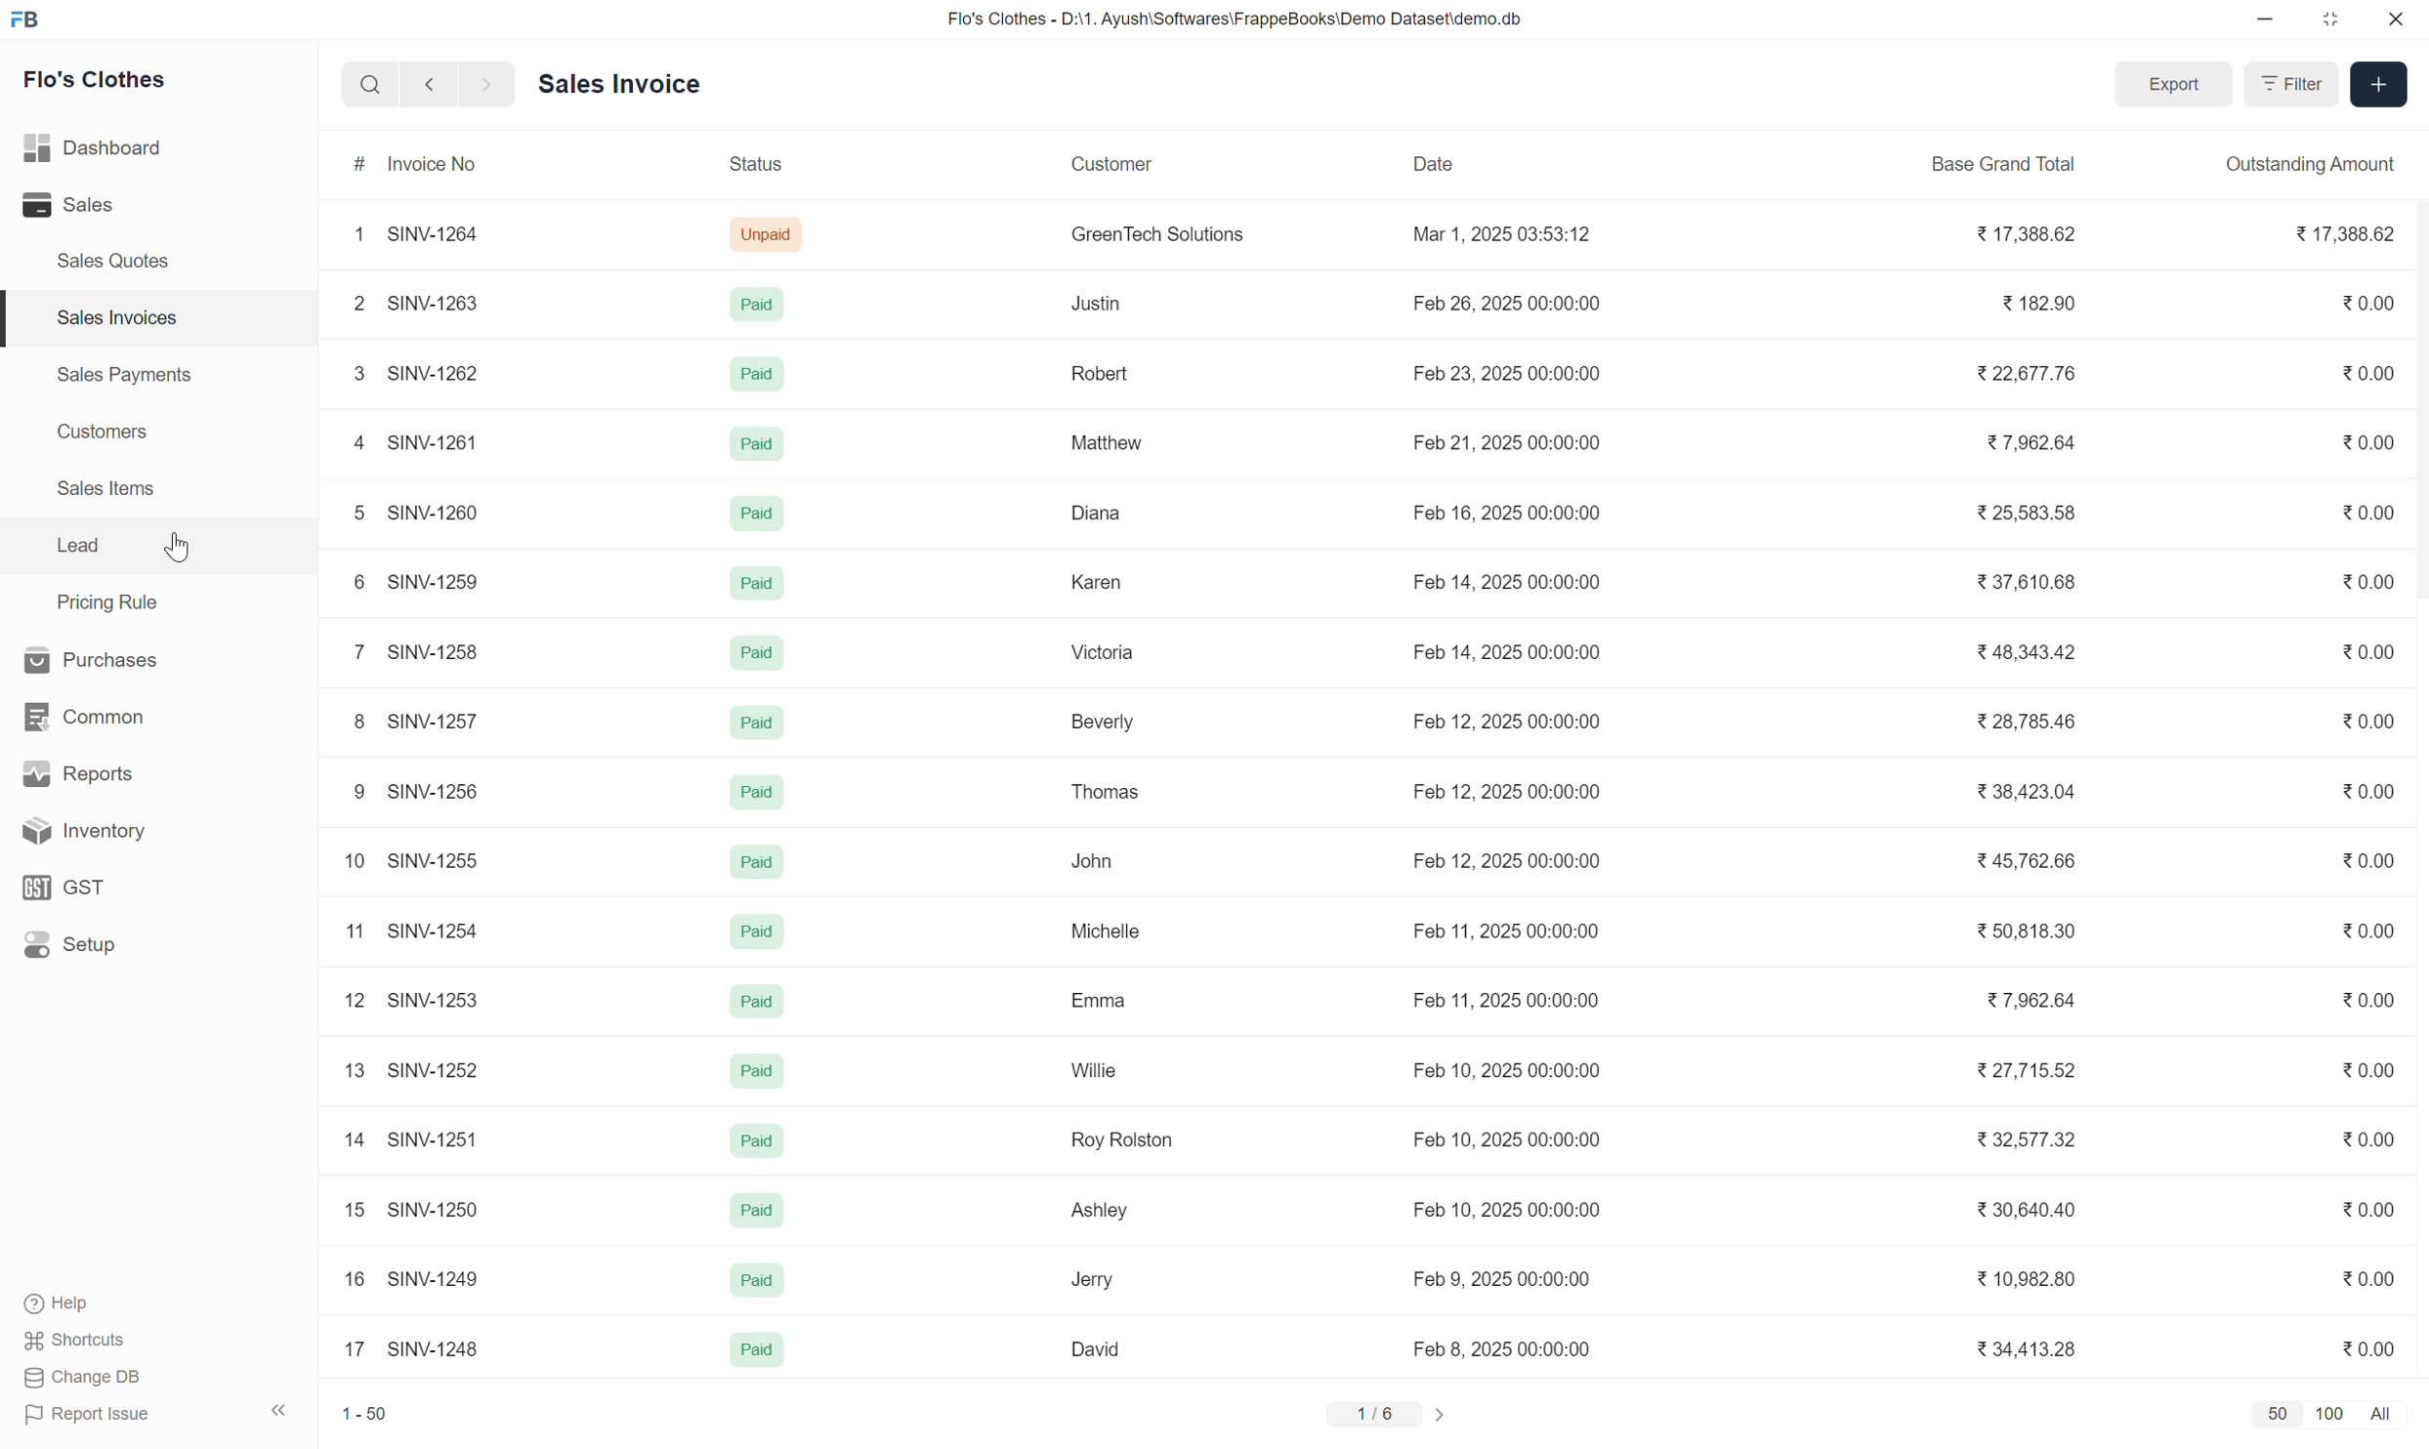  Describe the element at coordinates (350, 440) in the screenshot. I see `4` at that location.